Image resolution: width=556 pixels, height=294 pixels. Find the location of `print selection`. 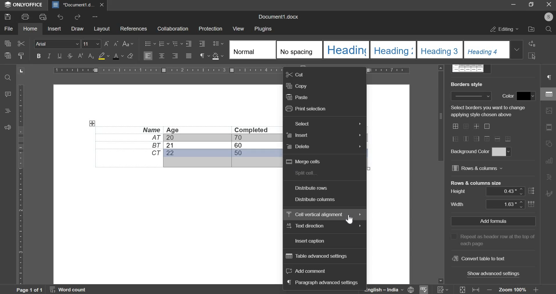

print selection is located at coordinates (306, 108).